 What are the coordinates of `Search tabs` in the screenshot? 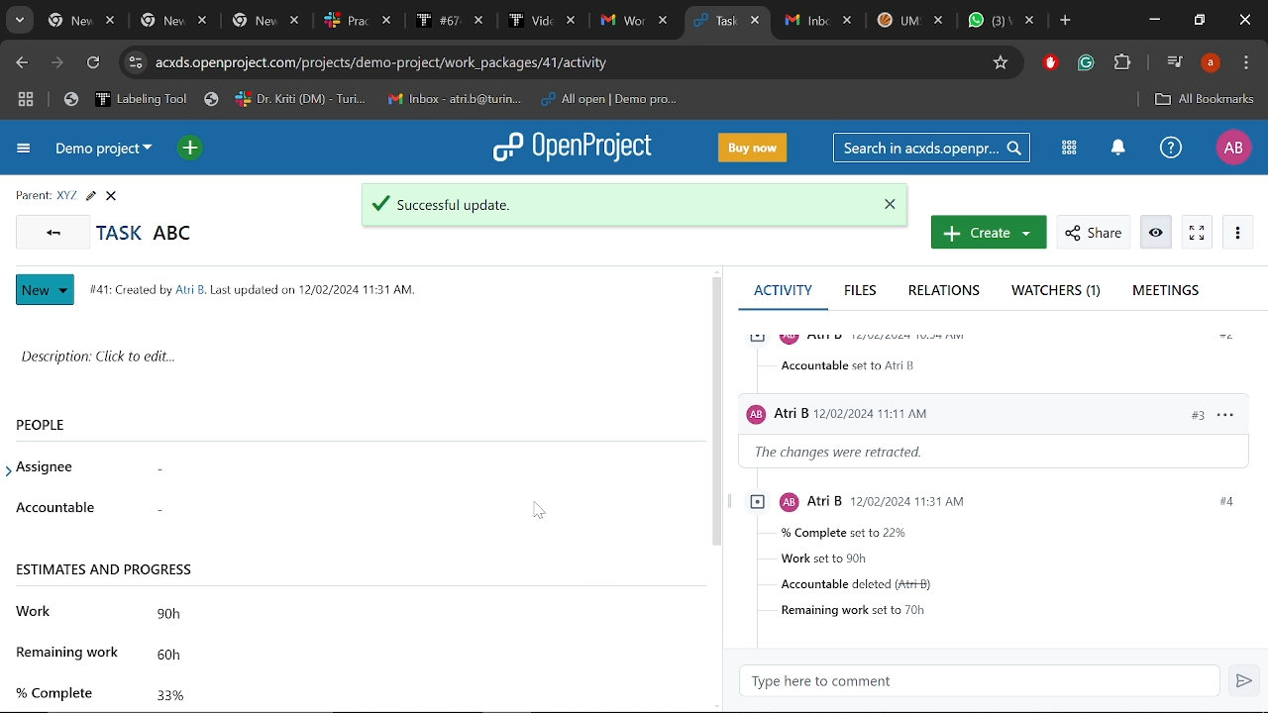 It's located at (22, 22).